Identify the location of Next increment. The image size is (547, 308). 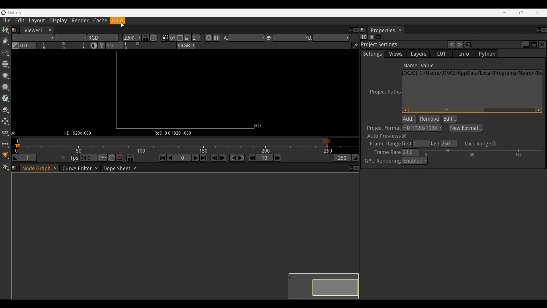
(277, 158).